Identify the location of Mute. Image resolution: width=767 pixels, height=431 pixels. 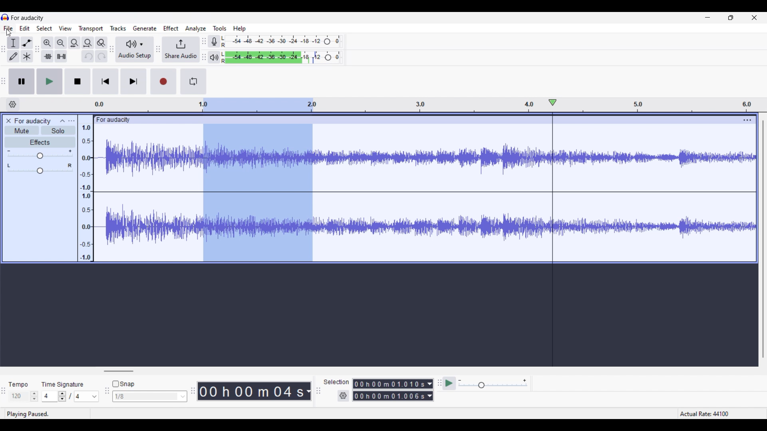
(21, 130).